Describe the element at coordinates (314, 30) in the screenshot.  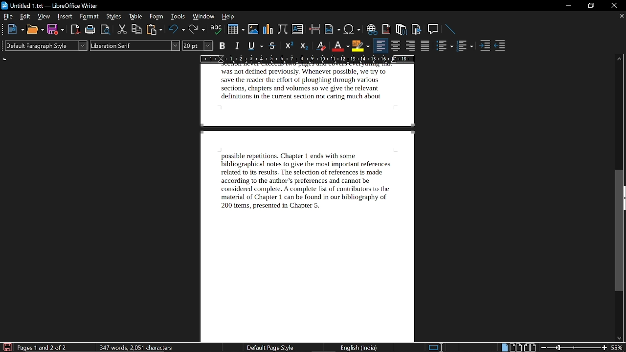
I see `insert page break` at that location.